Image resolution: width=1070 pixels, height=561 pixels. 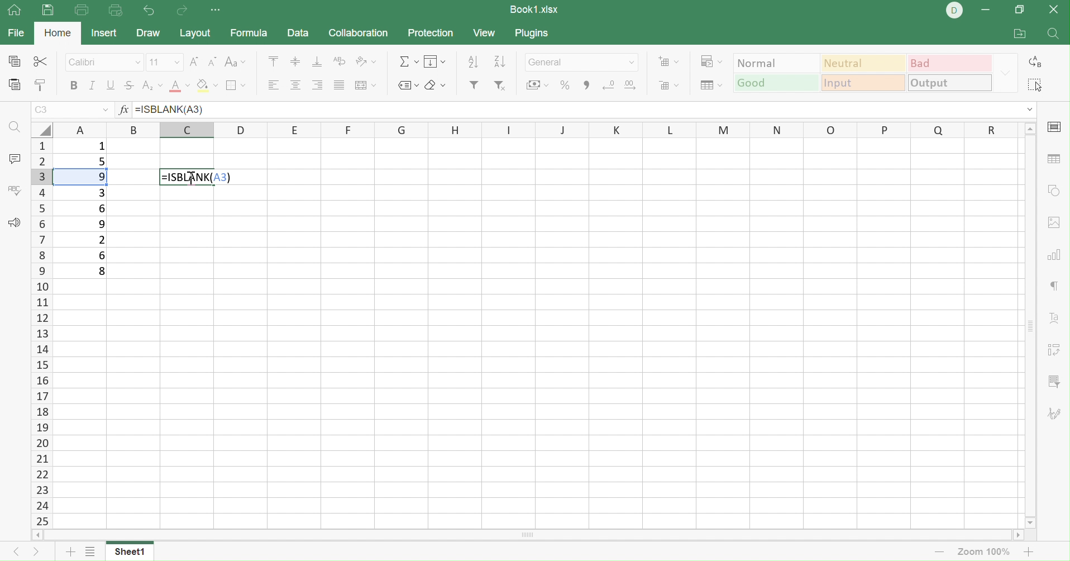 I want to click on Text art settings, so click(x=1055, y=317).